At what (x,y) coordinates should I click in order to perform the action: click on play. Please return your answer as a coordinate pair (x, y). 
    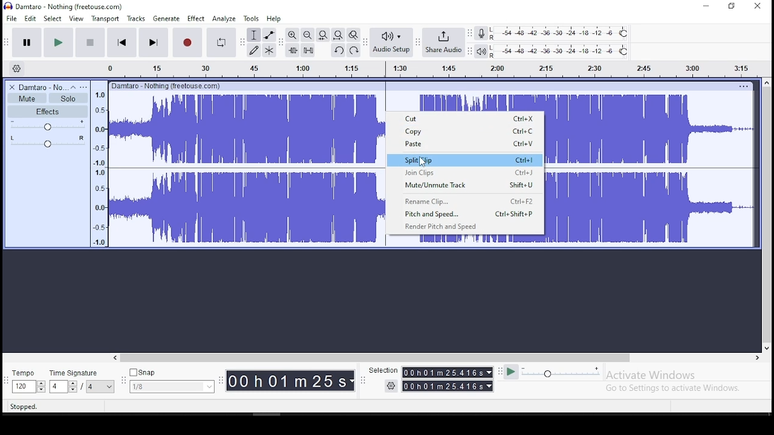
    Looking at the image, I should click on (58, 42).